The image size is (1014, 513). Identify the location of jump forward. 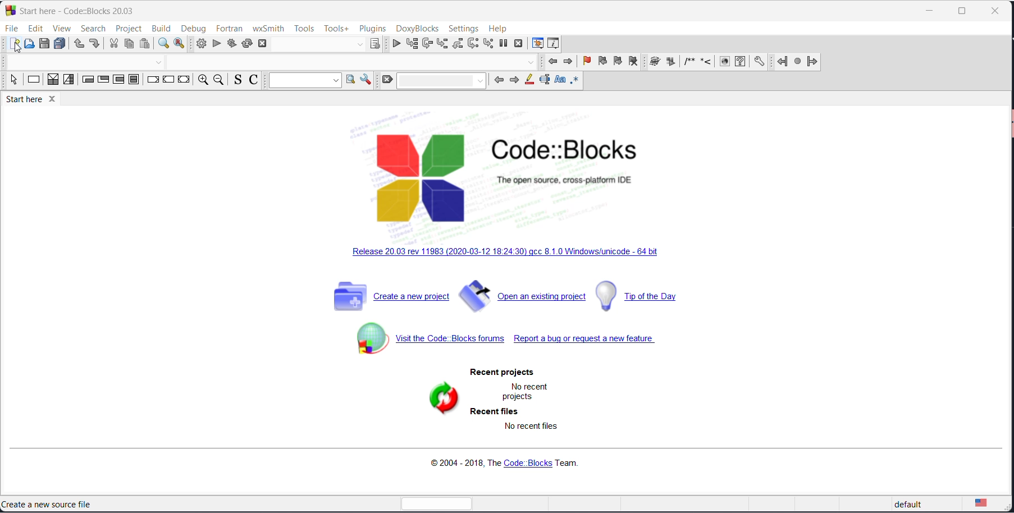
(813, 64).